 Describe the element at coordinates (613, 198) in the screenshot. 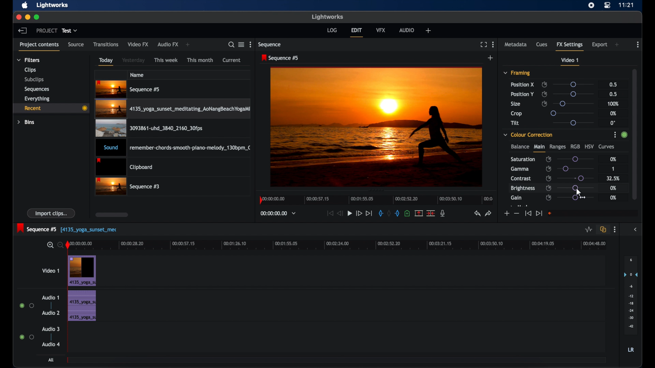

I see `0%` at that location.